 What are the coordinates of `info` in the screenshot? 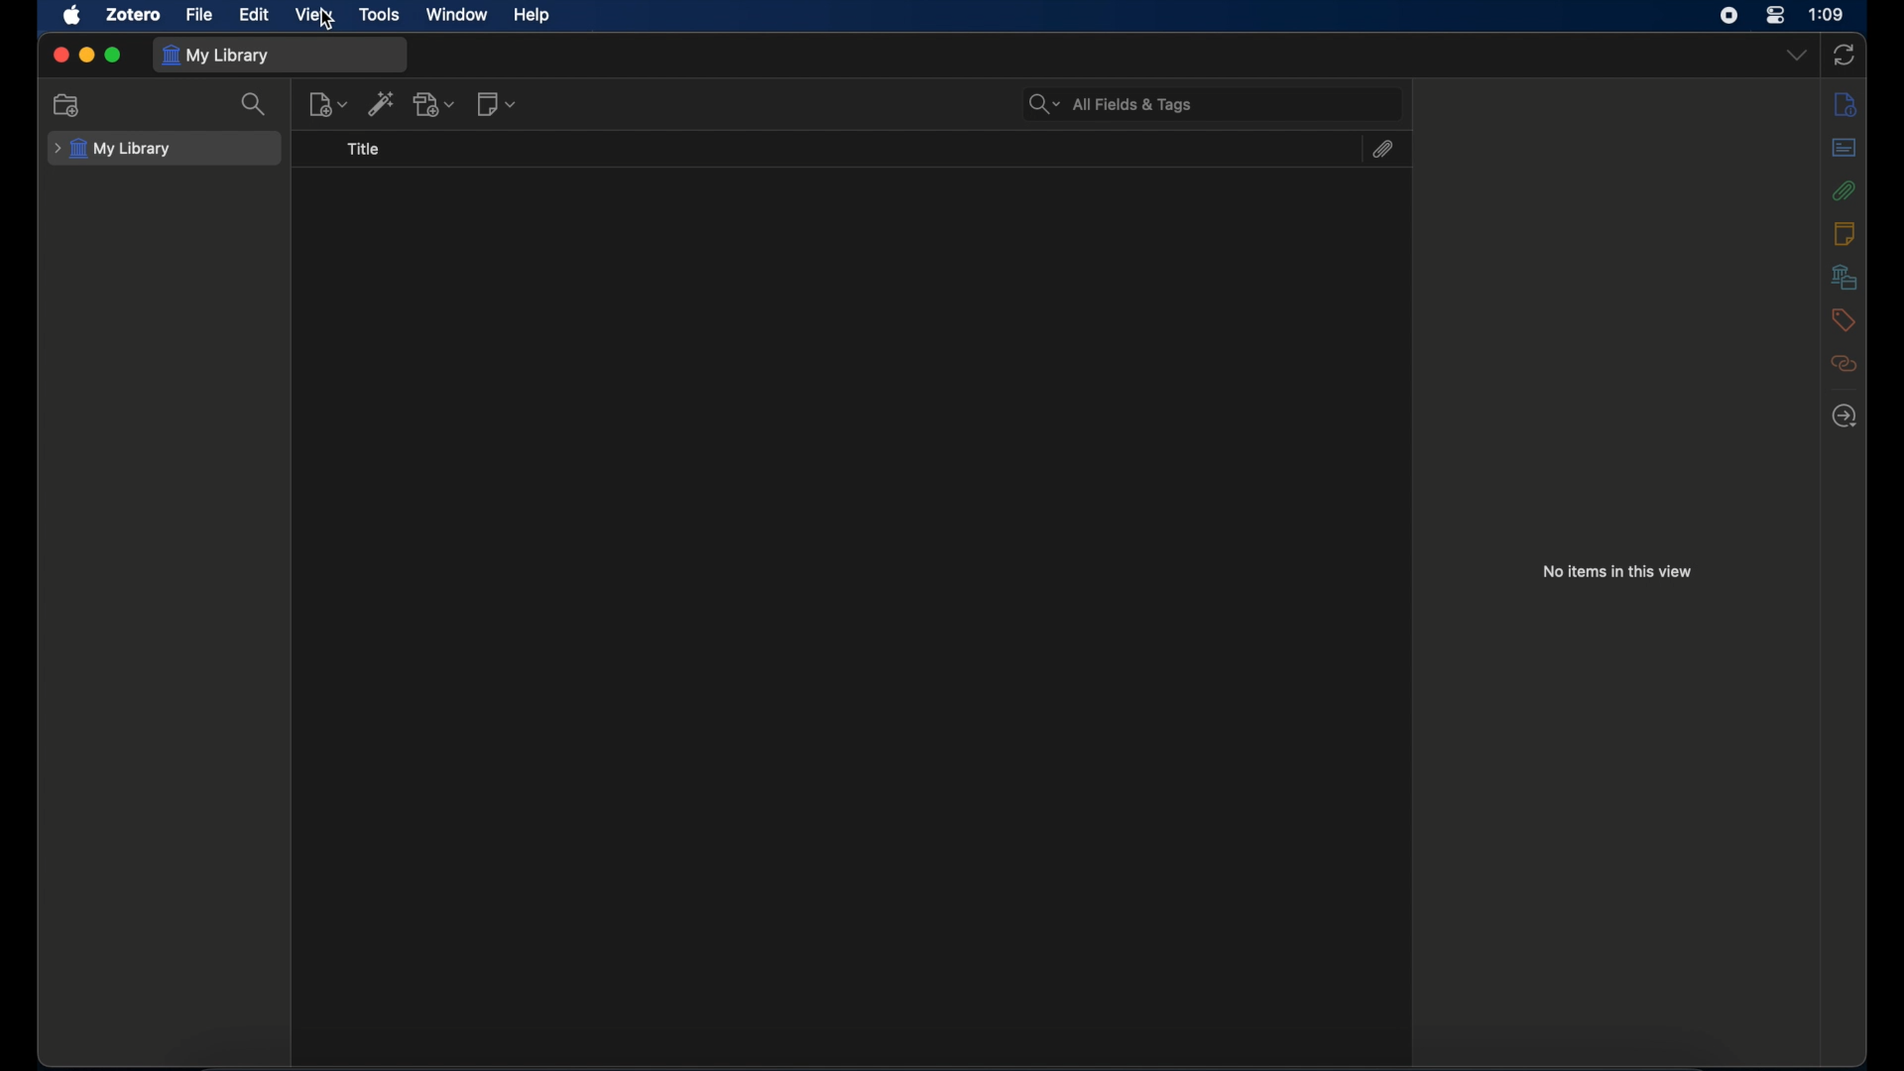 It's located at (1846, 105).